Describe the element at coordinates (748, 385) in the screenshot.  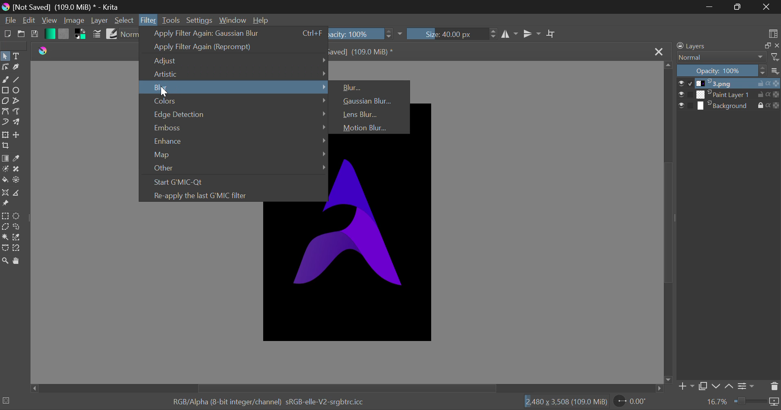
I see `Settings` at that location.